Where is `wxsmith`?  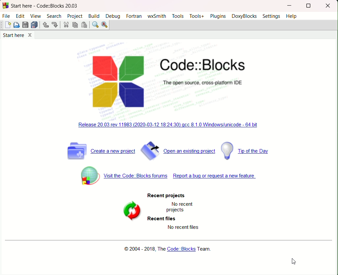 wxsmith is located at coordinates (157, 16).